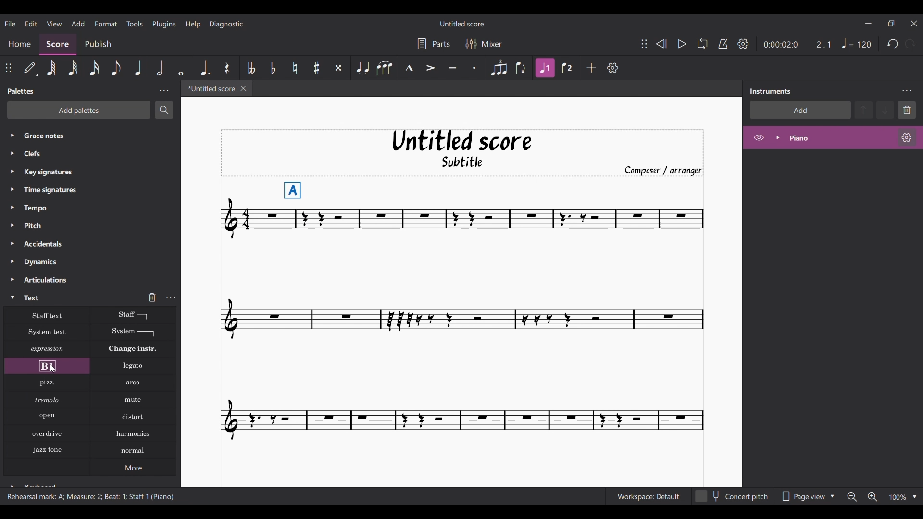  Describe the element at coordinates (856, 43) in the screenshot. I see `Quarter note` at that location.